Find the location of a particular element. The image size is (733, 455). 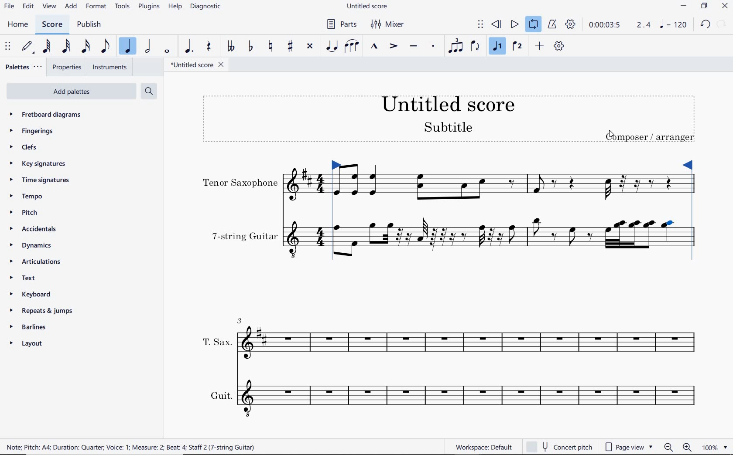

TOGGLE DOUBLE-SHARP is located at coordinates (310, 47).